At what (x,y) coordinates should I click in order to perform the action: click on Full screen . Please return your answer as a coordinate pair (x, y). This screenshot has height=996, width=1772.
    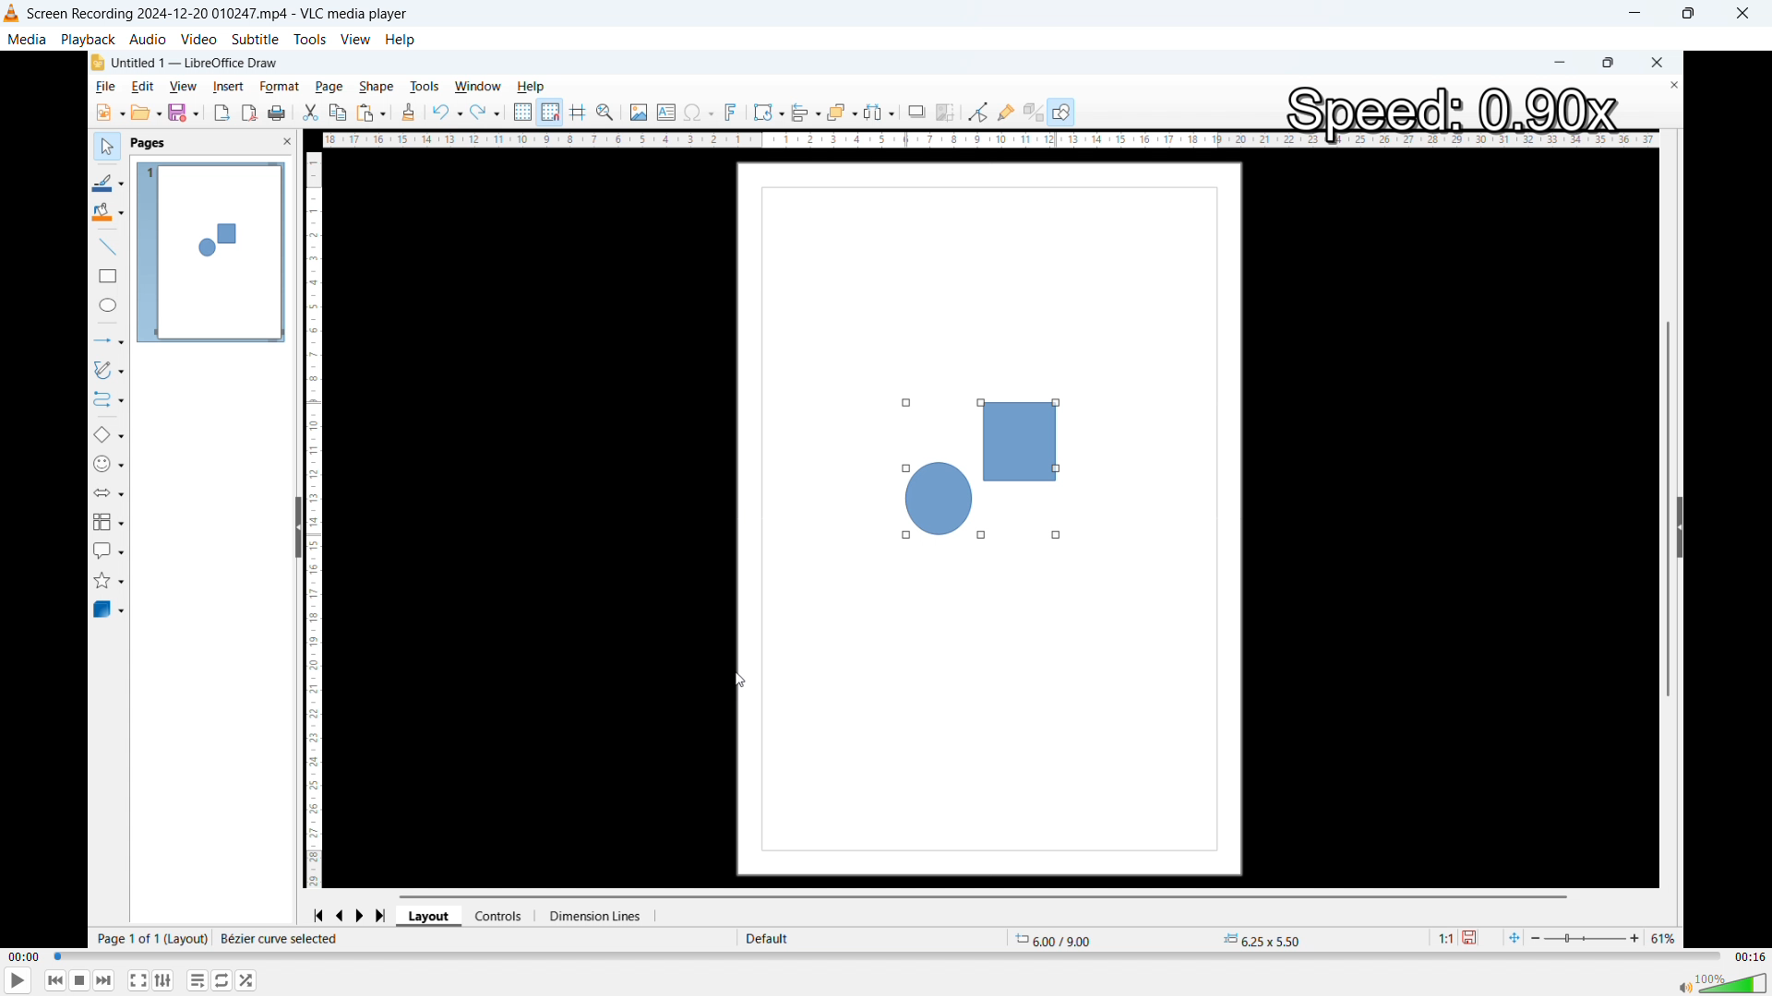
    Looking at the image, I should click on (138, 979).